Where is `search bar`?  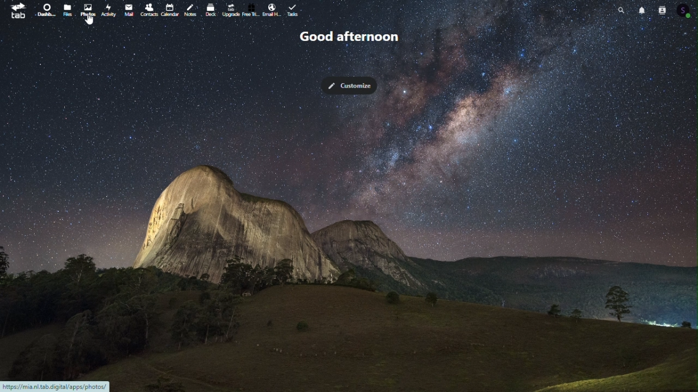
search bar is located at coordinates (623, 10).